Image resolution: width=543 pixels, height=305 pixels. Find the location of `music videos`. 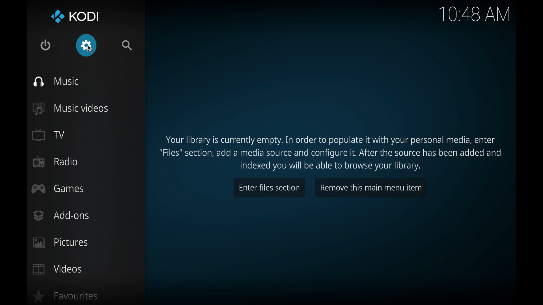

music videos is located at coordinates (71, 109).